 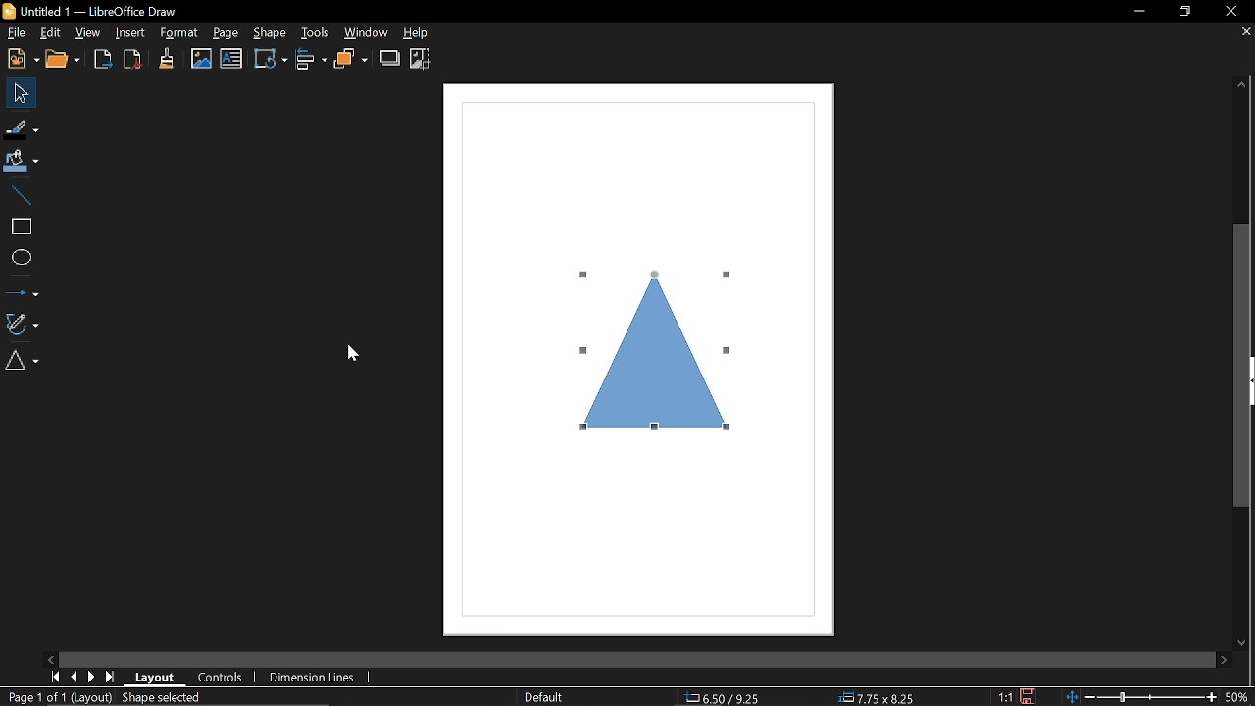 I want to click on Curves and polygons, so click(x=21, y=322).